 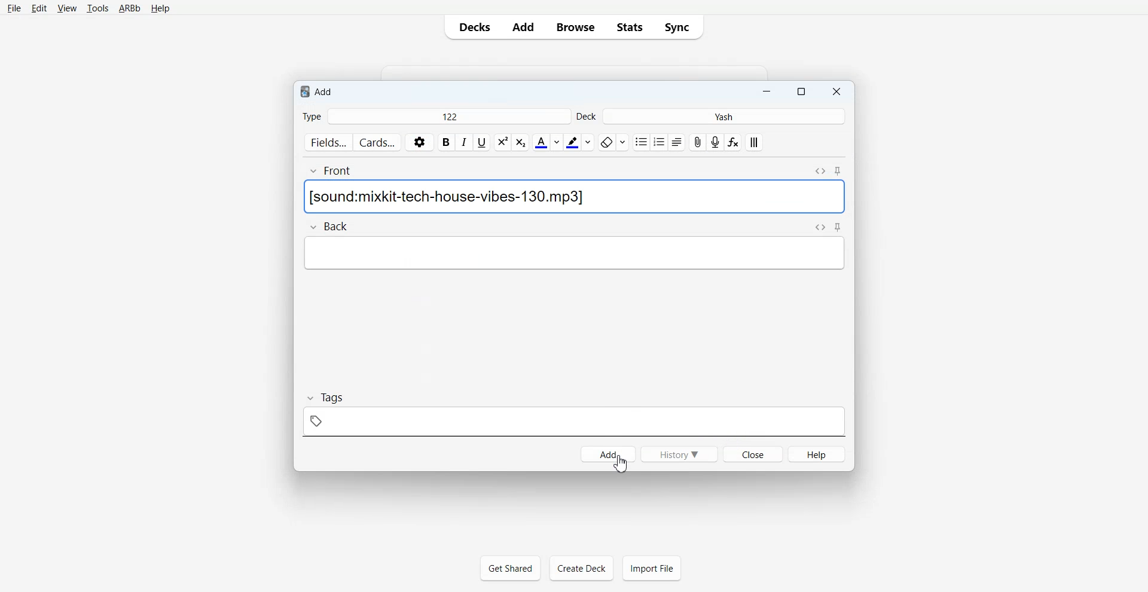 I want to click on Text, so click(x=451, y=197).